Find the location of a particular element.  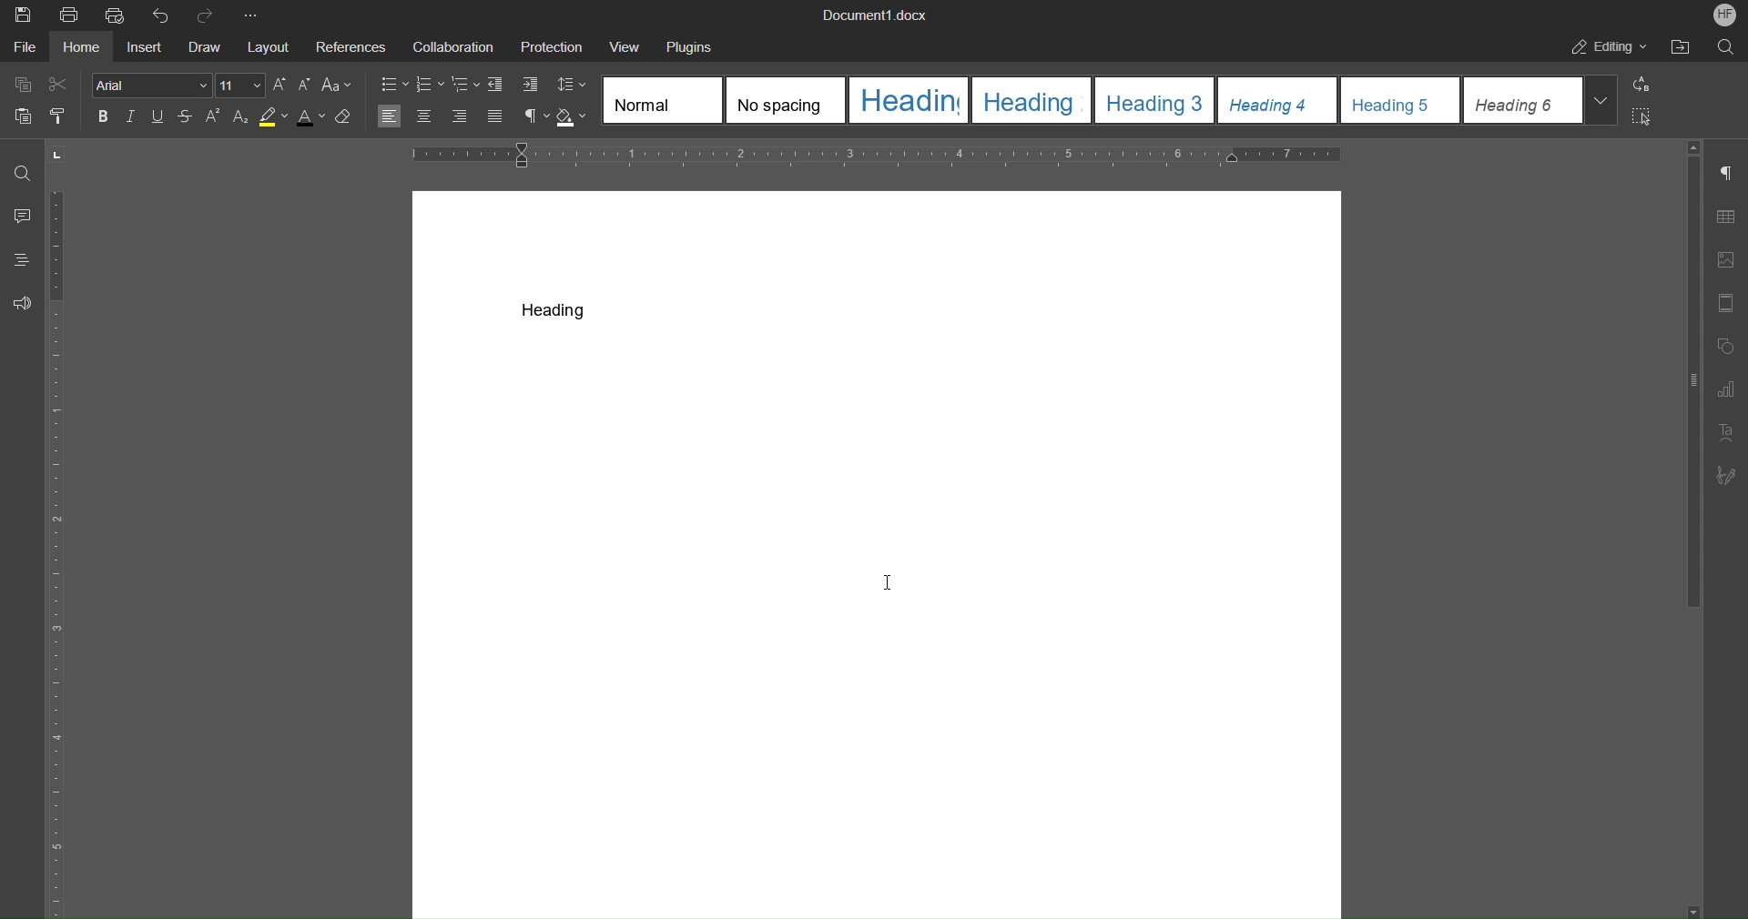

Header/Footer is located at coordinates (1726, 303).